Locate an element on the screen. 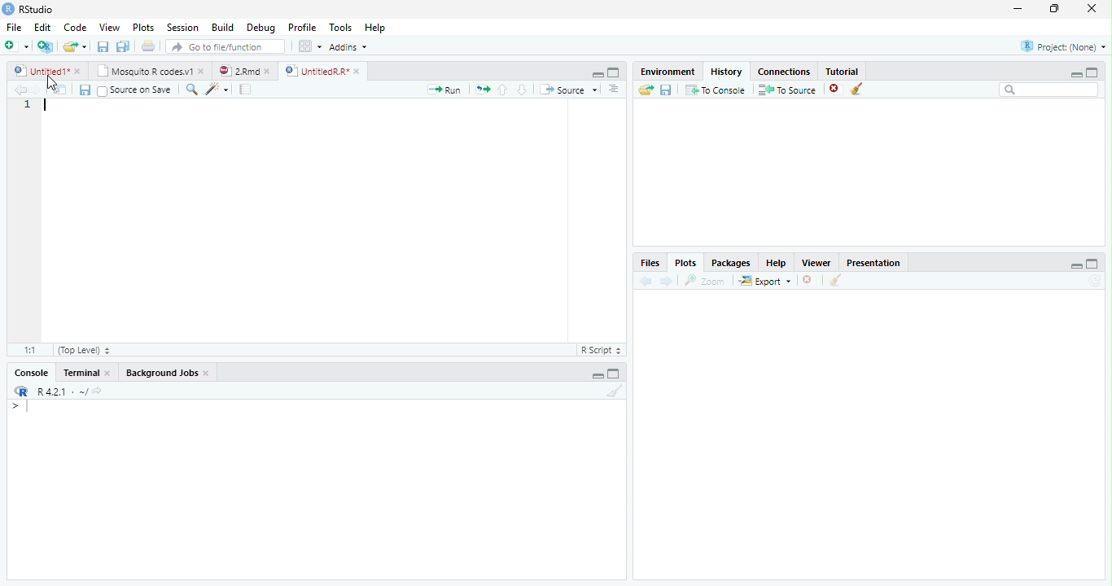 The width and height of the screenshot is (1112, 586). Maximize is located at coordinates (614, 72).